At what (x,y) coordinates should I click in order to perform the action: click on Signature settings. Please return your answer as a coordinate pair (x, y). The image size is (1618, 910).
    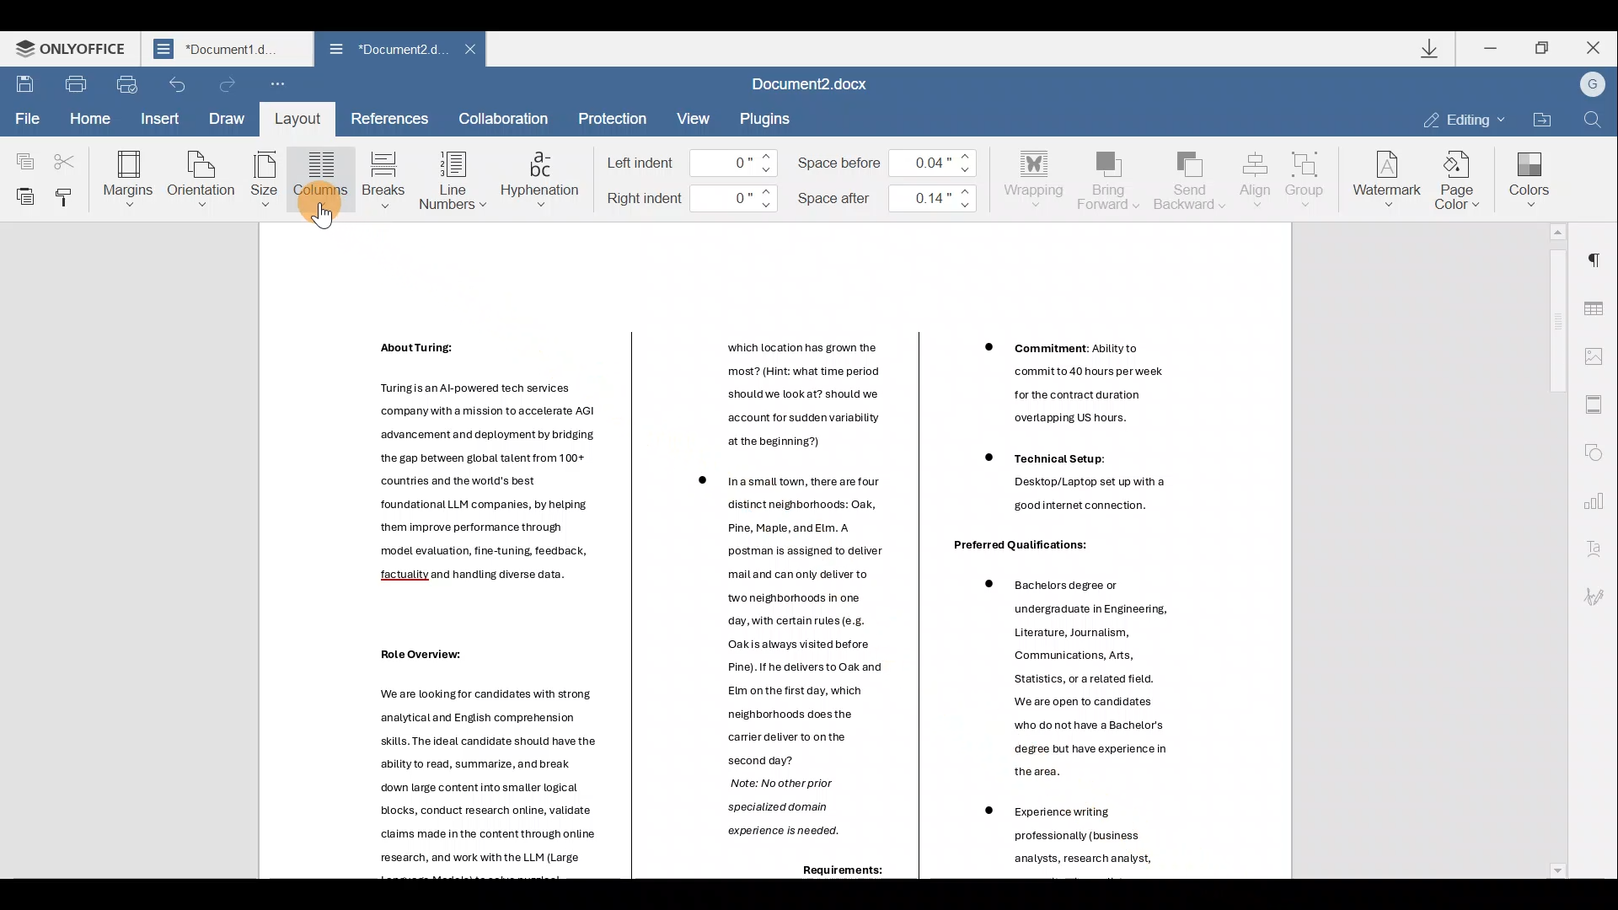
    Looking at the image, I should click on (1601, 596).